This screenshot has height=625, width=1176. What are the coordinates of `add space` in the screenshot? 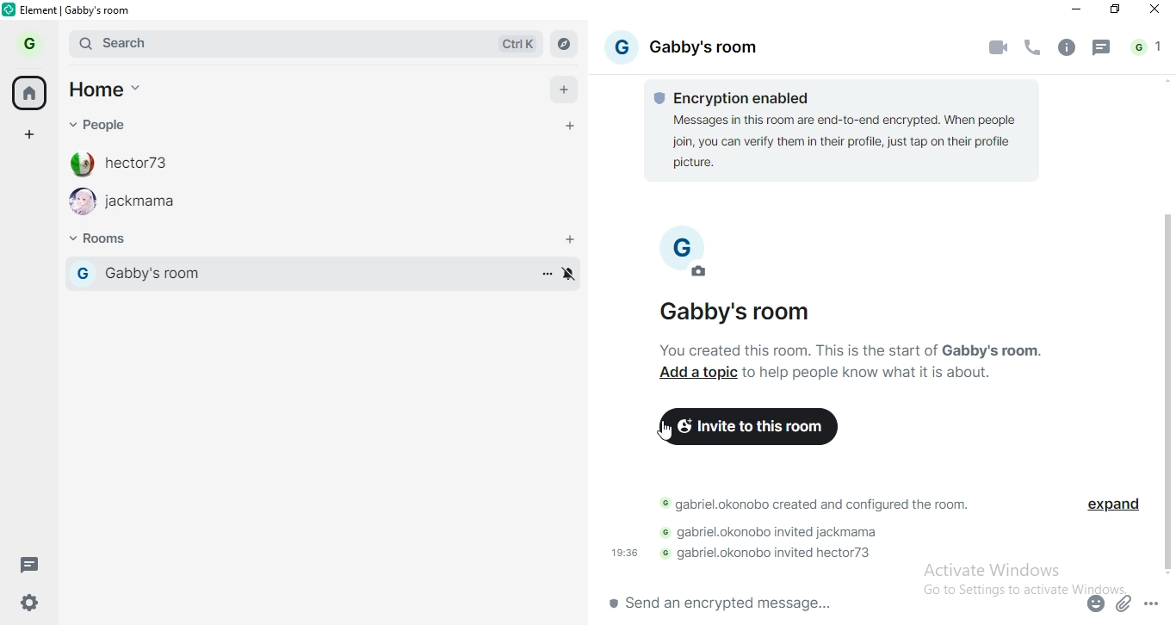 It's located at (29, 134).